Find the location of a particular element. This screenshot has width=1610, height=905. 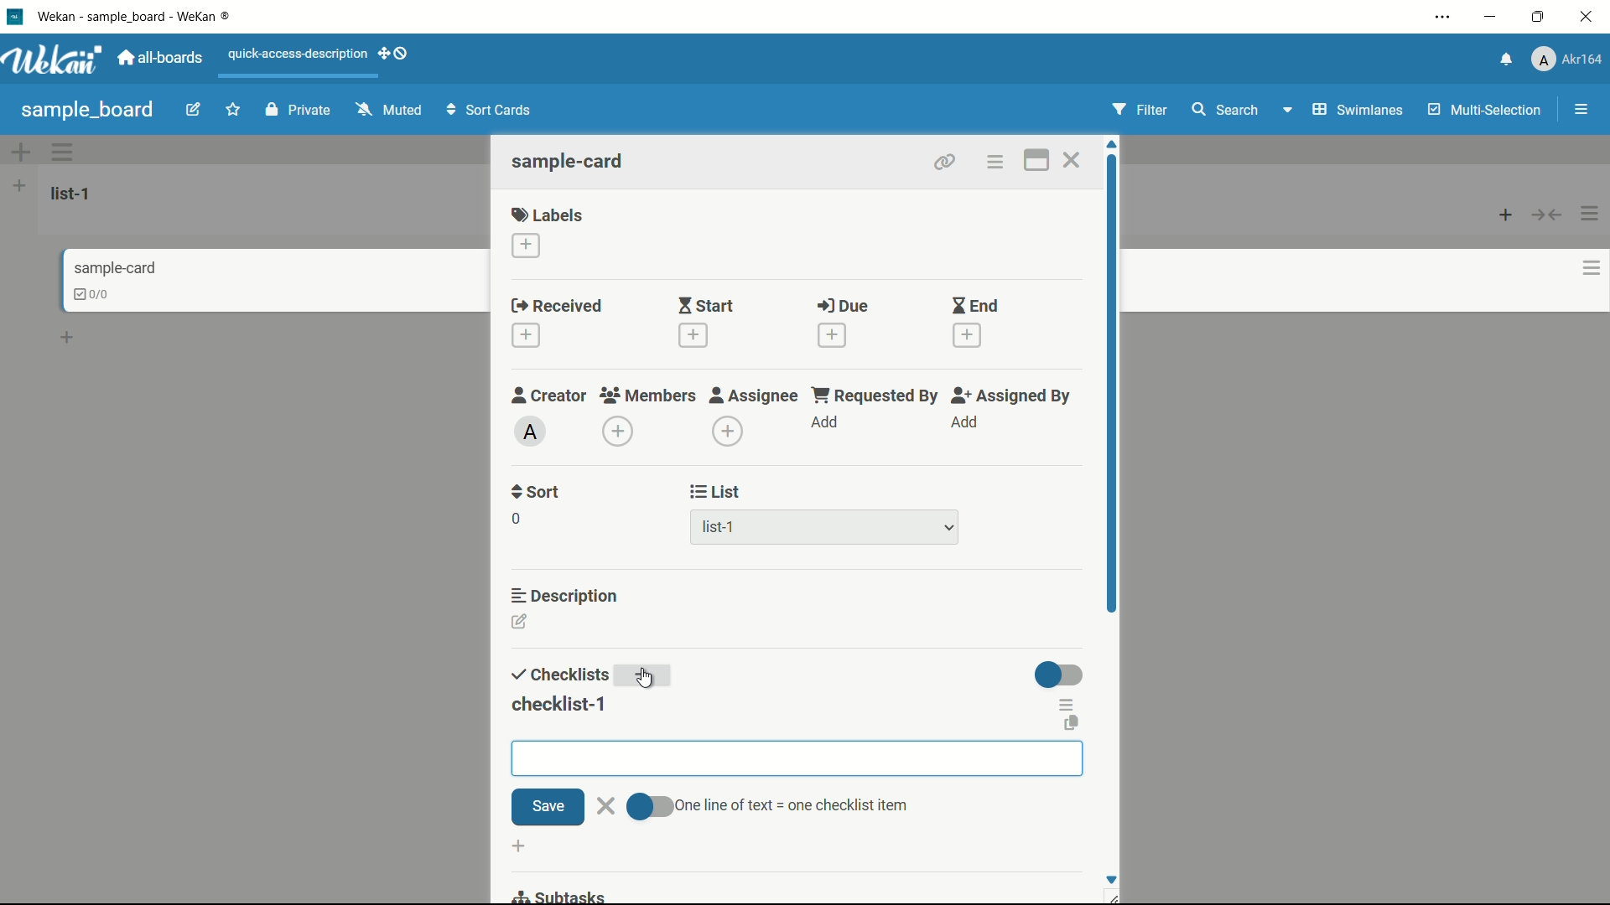

copy link to clipboard is located at coordinates (943, 162).